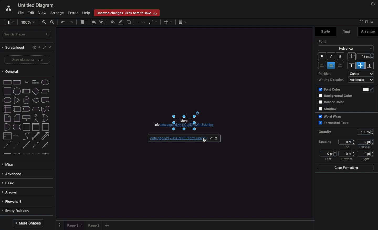 The height and width of the screenshot is (230, 378). What do you see at coordinates (14, 48) in the screenshot?
I see `Scratchpad` at bounding box center [14, 48].